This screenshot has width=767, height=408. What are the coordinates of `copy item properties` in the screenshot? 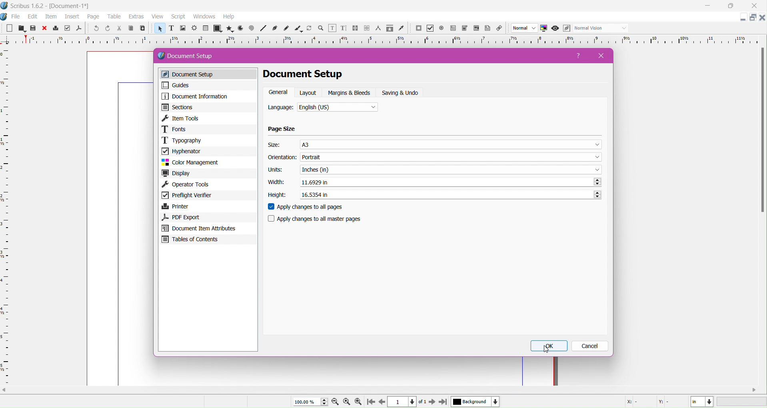 It's located at (389, 29).